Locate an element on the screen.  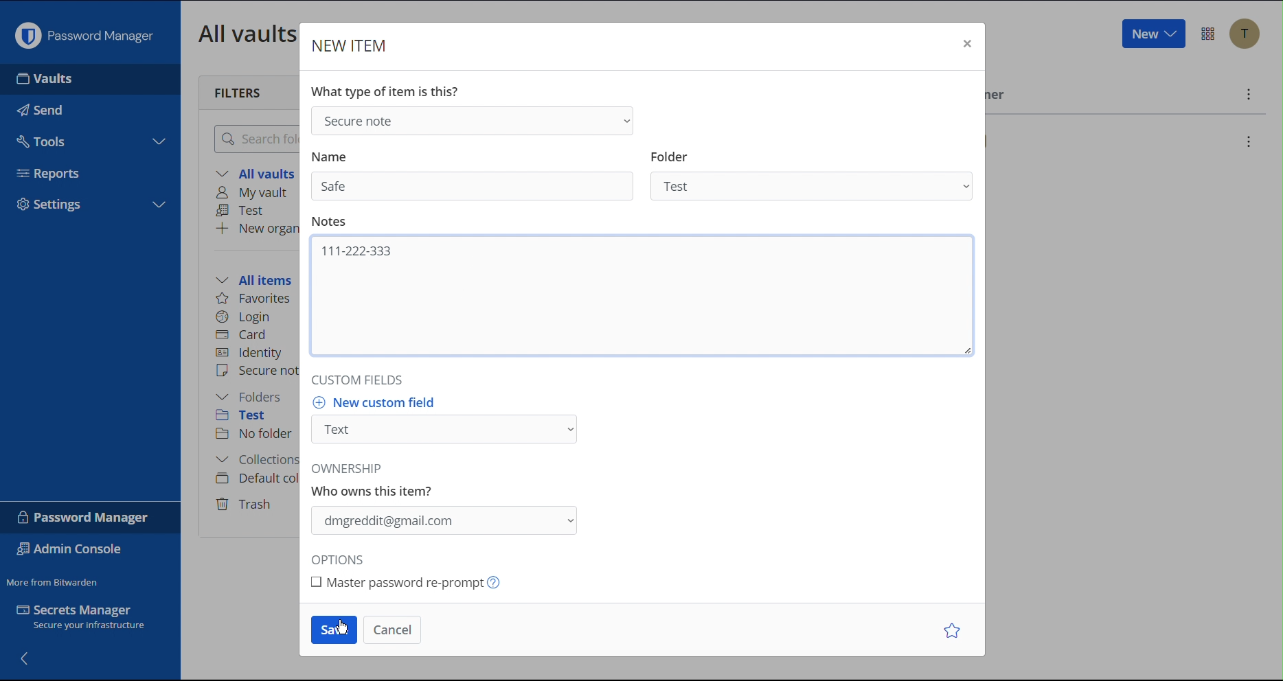
Collections is located at coordinates (253, 461).